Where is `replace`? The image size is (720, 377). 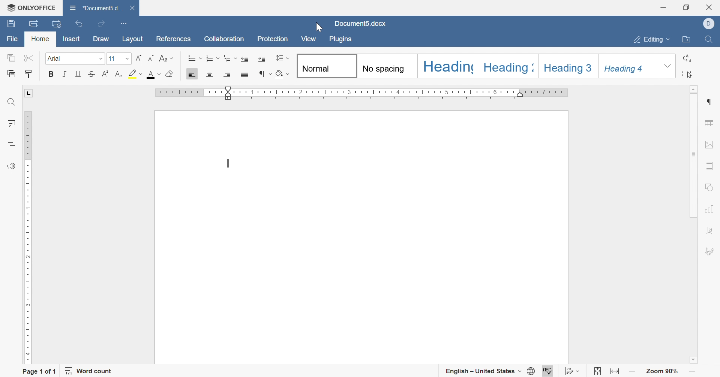 replace is located at coordinates (690, 57).